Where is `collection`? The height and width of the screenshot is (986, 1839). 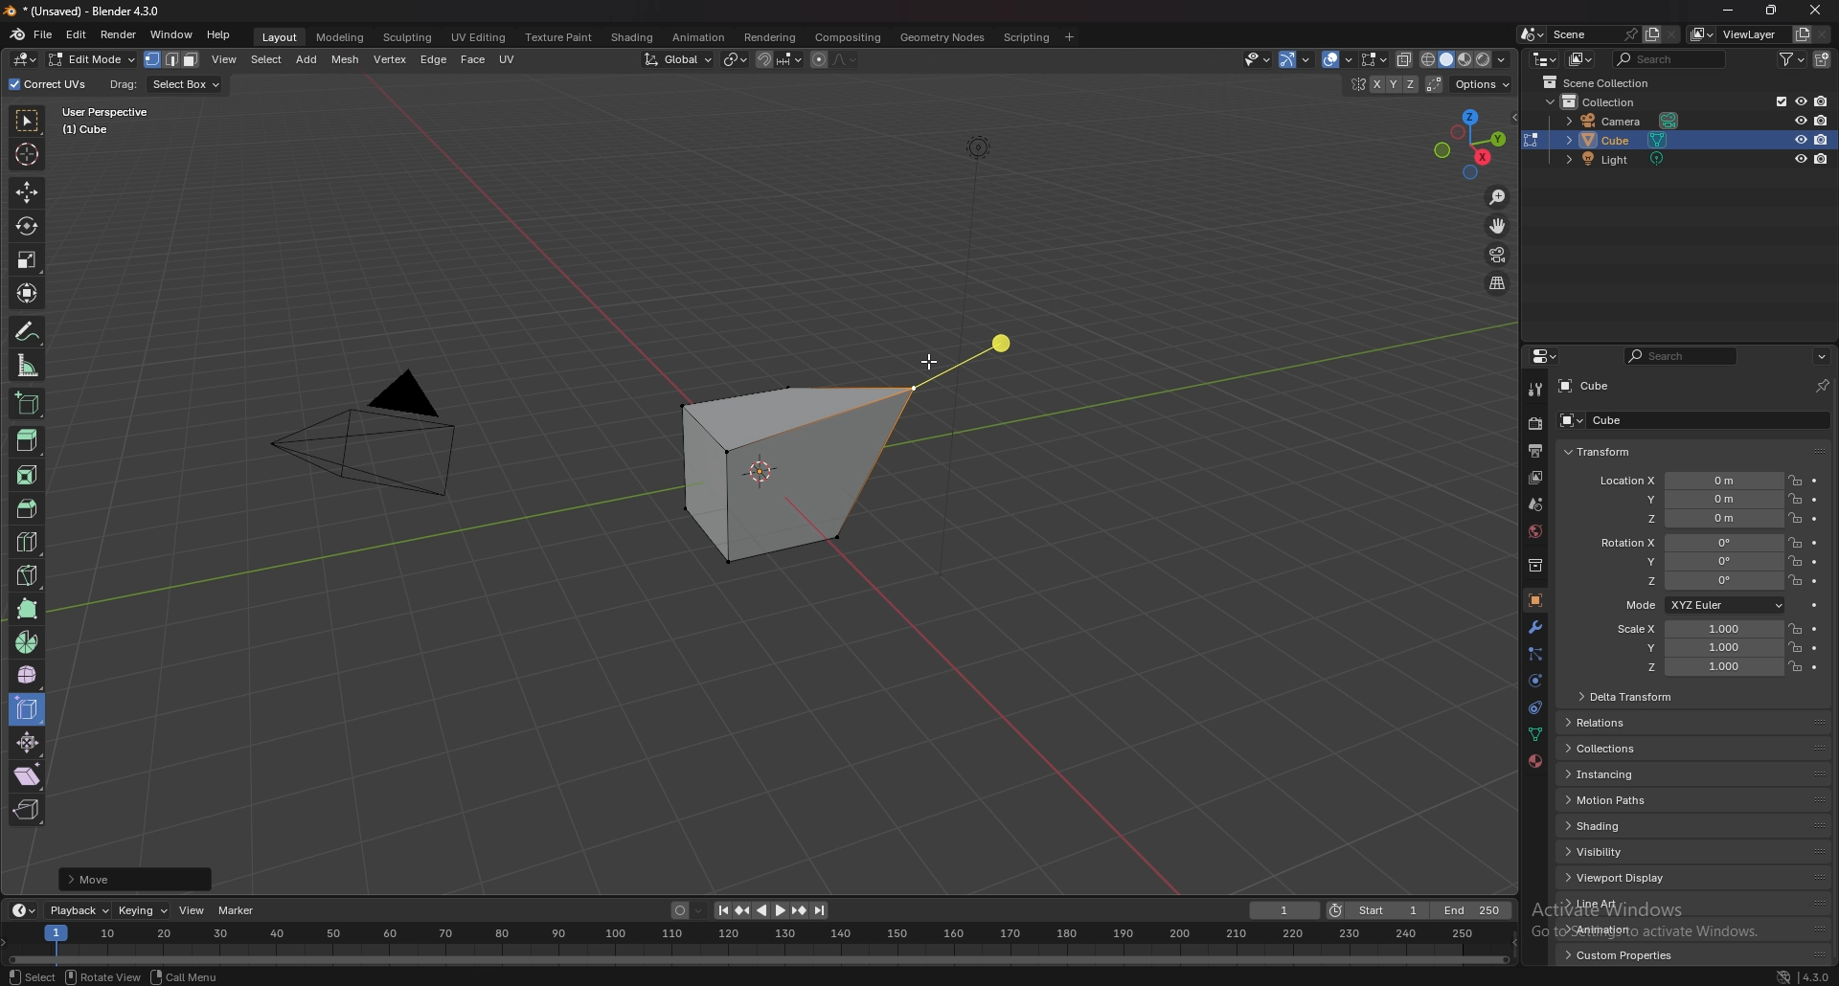 collection is located at coordinates (1602, 101).